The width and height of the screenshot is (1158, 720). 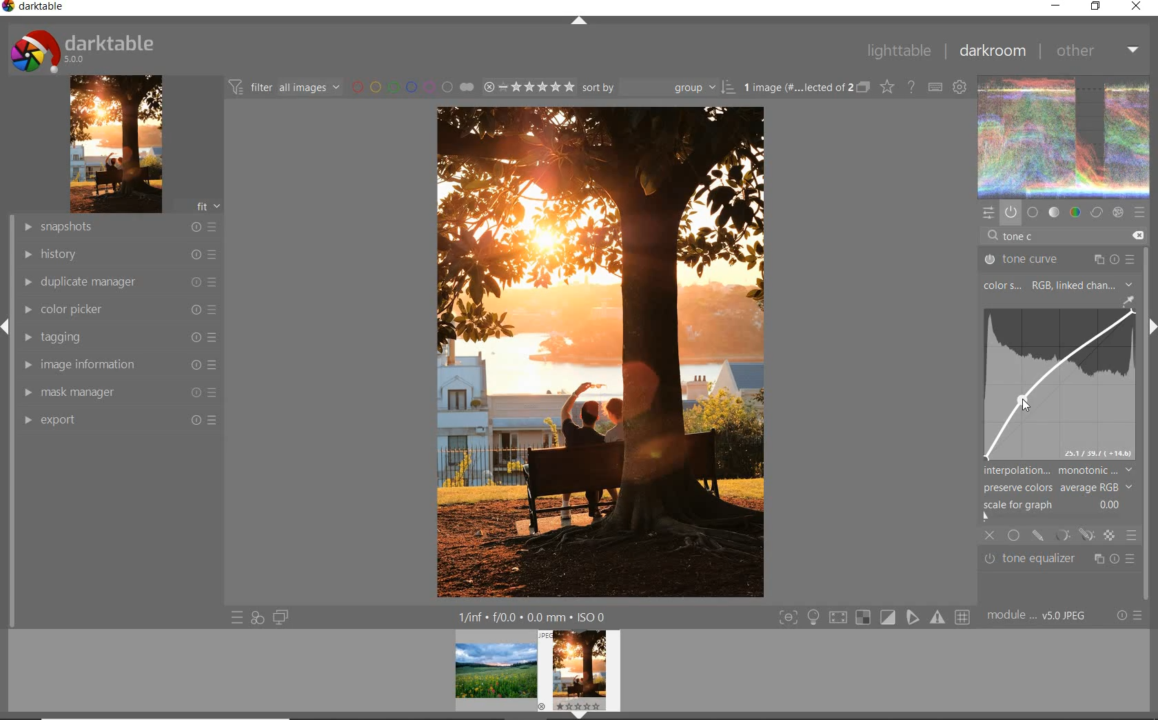 What do you see at coordinates (286, 88) in the screenshot?
I see `filter all images` at bounding box center [286, 88].